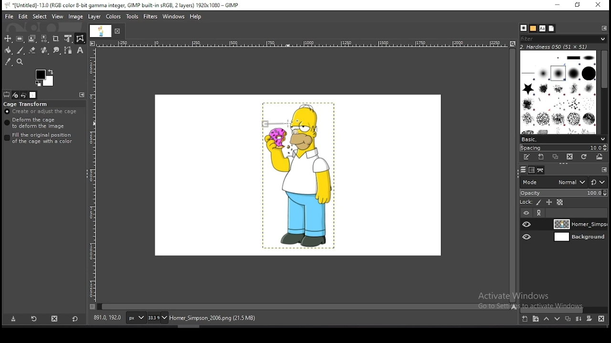 The height and width of the screenshot is (343, 611). What do you see at coordinates (551, 182) in the screenshot?
I see `blend mode` at bounding box center [551, 182].